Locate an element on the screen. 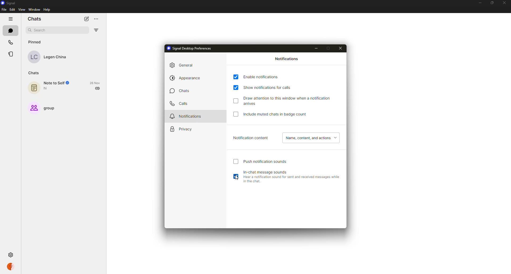 The width and height of the screenshot is (511, 274). close is located at coordinates (341, 48).